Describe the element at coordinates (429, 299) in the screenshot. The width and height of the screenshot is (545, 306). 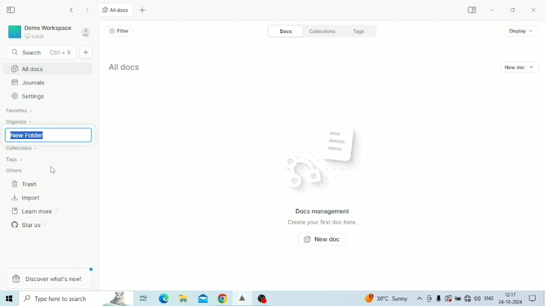
I see `Meet Now` at that location.